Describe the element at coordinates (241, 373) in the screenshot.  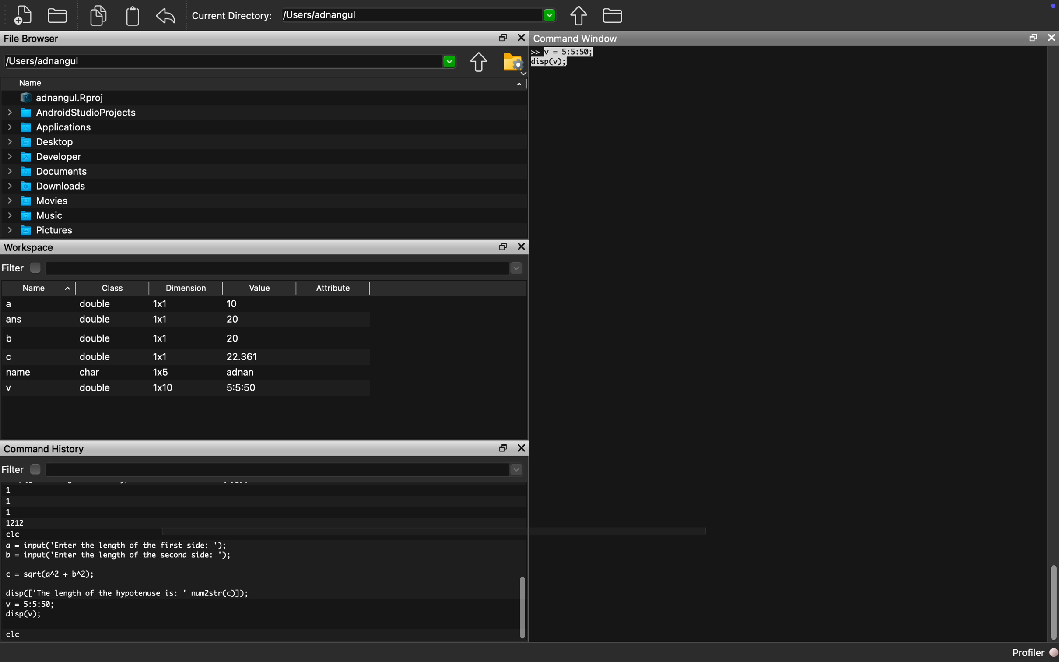
I see `adnan` at that location.